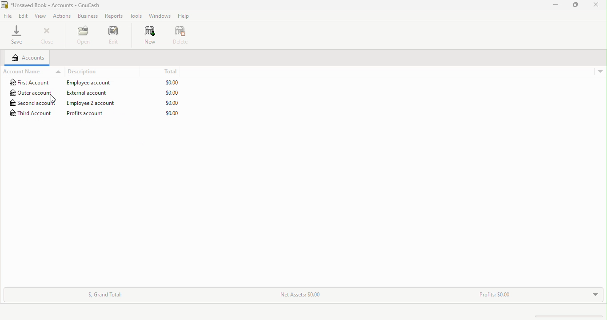  I want to click on Total, so click(174, 70).